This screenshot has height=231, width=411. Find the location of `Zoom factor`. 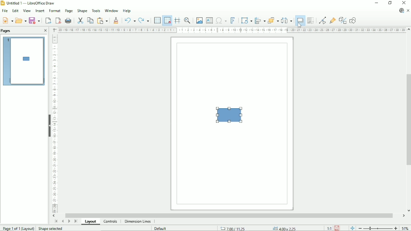

Zoom factor is located at coordinates (406, 229).